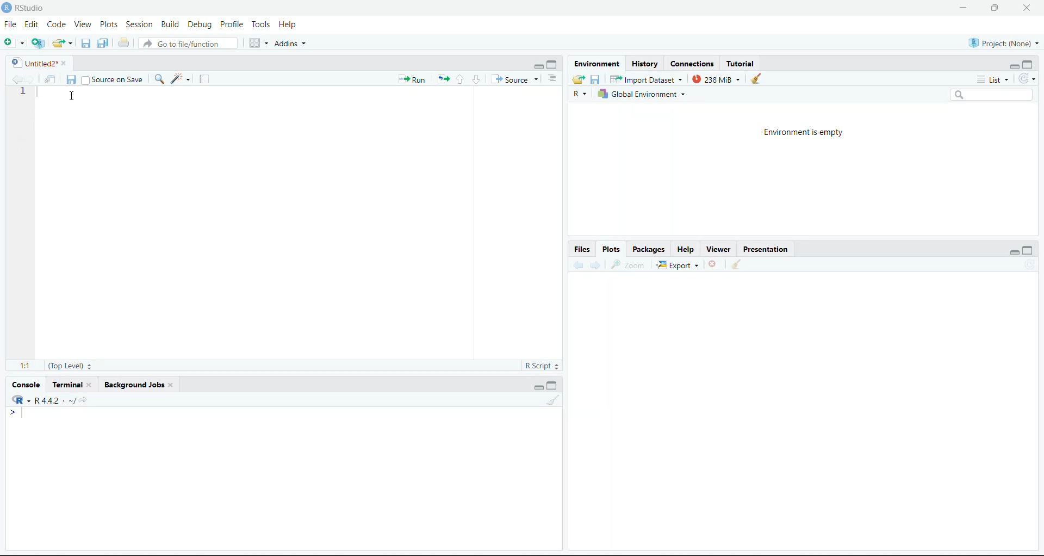 This screenshot has width=1044, height=556. I want to click on Zoom, so click(629, 265).